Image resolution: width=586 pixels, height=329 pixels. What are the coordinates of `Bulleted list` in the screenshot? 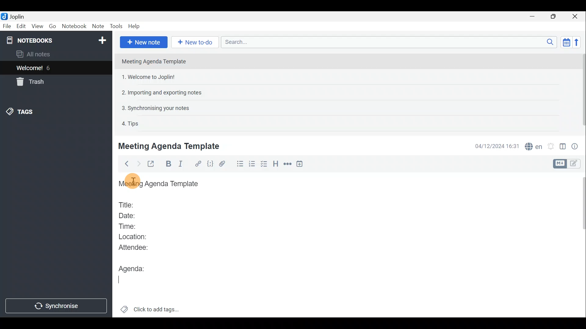 It's located at (240, 164).